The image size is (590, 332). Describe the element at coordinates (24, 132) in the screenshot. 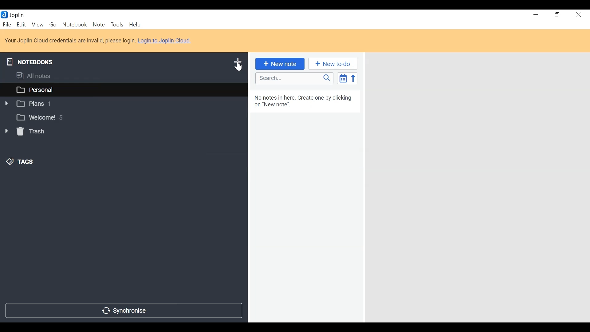

I see `Trash` at that location.